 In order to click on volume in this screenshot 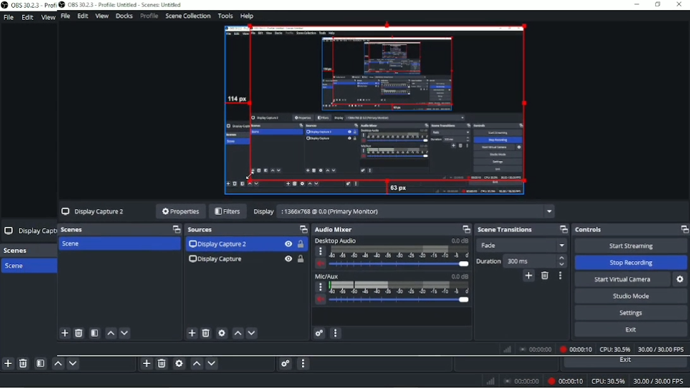, I will do `click(318, 300)`.